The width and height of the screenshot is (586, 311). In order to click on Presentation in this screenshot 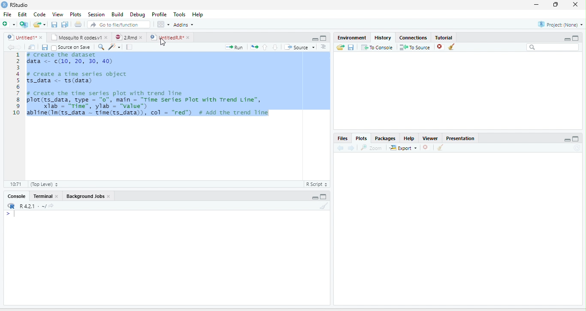, I will do `click(460, 138)`.